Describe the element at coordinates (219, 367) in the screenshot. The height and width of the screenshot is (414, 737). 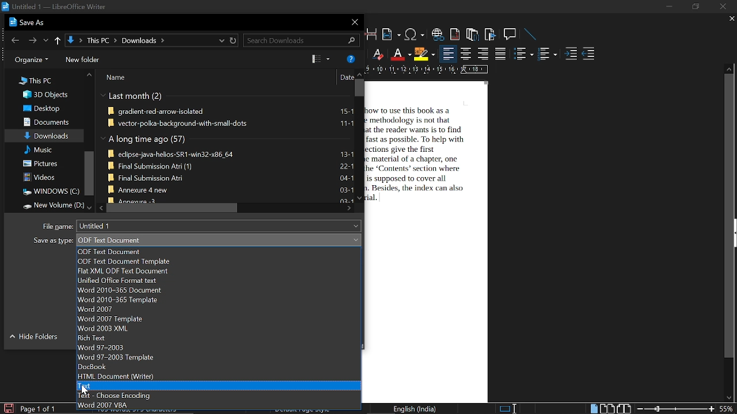
I see `docbook` at that location.